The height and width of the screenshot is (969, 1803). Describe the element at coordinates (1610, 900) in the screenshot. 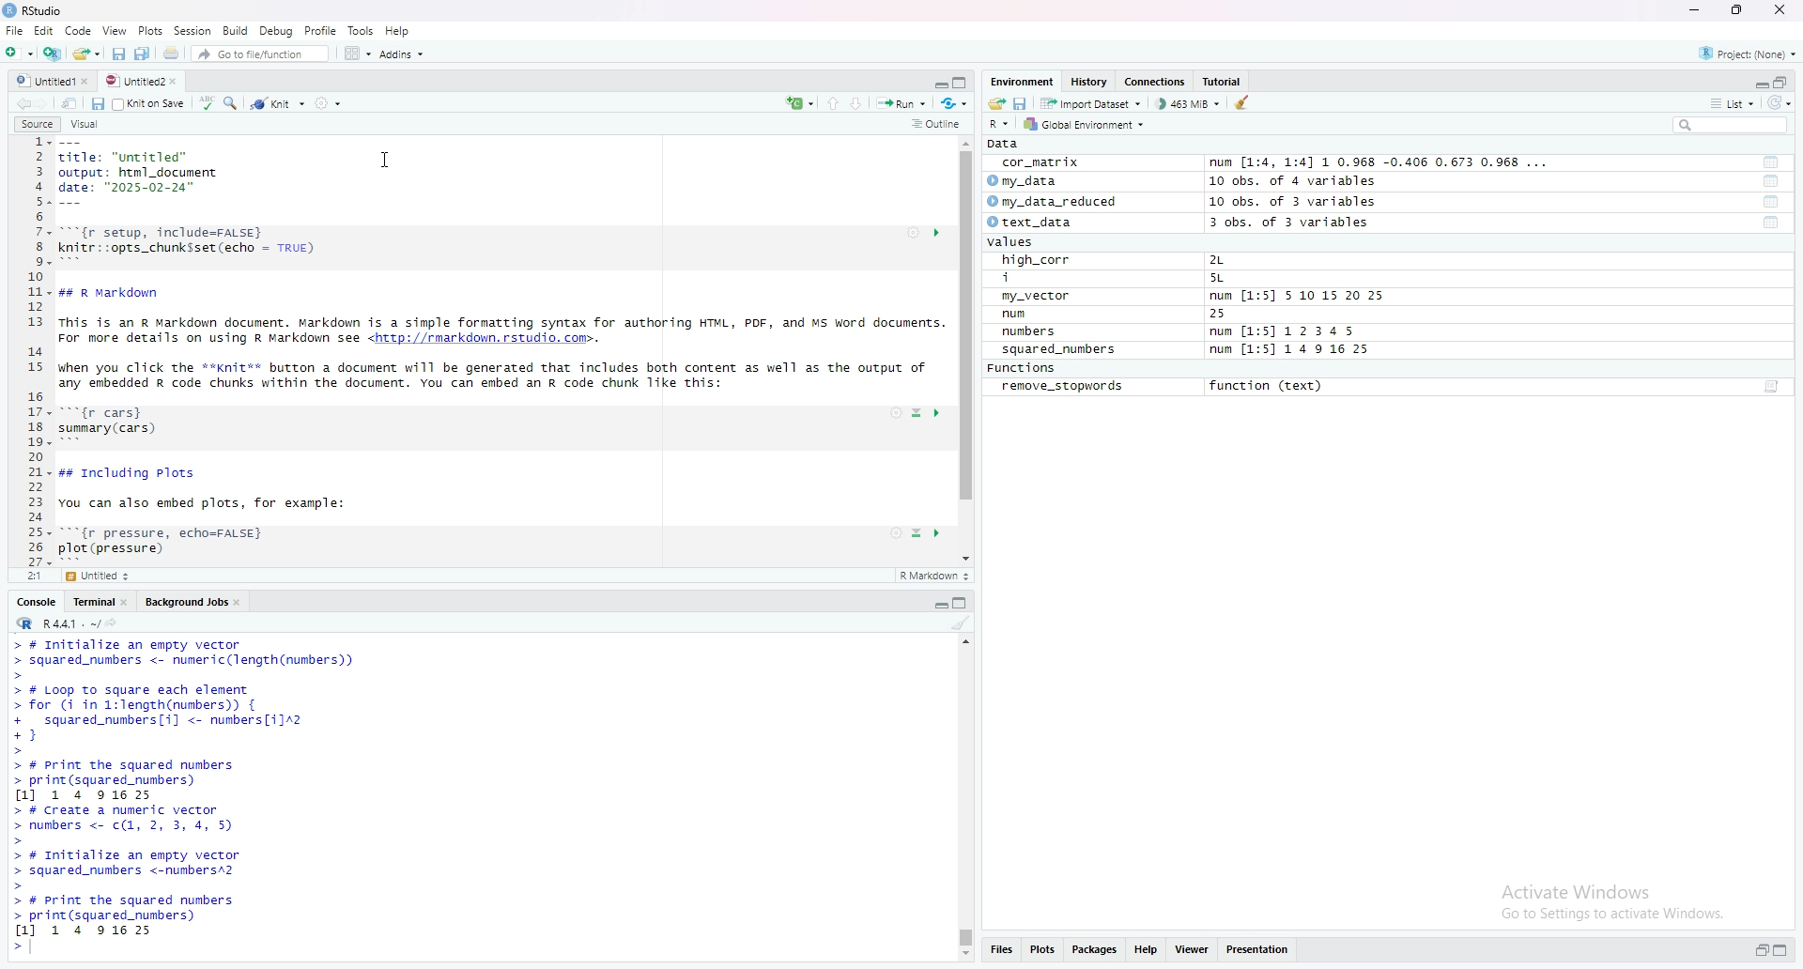

I see `Activate Windows
Go to Settings to activate Windows.` at that location.